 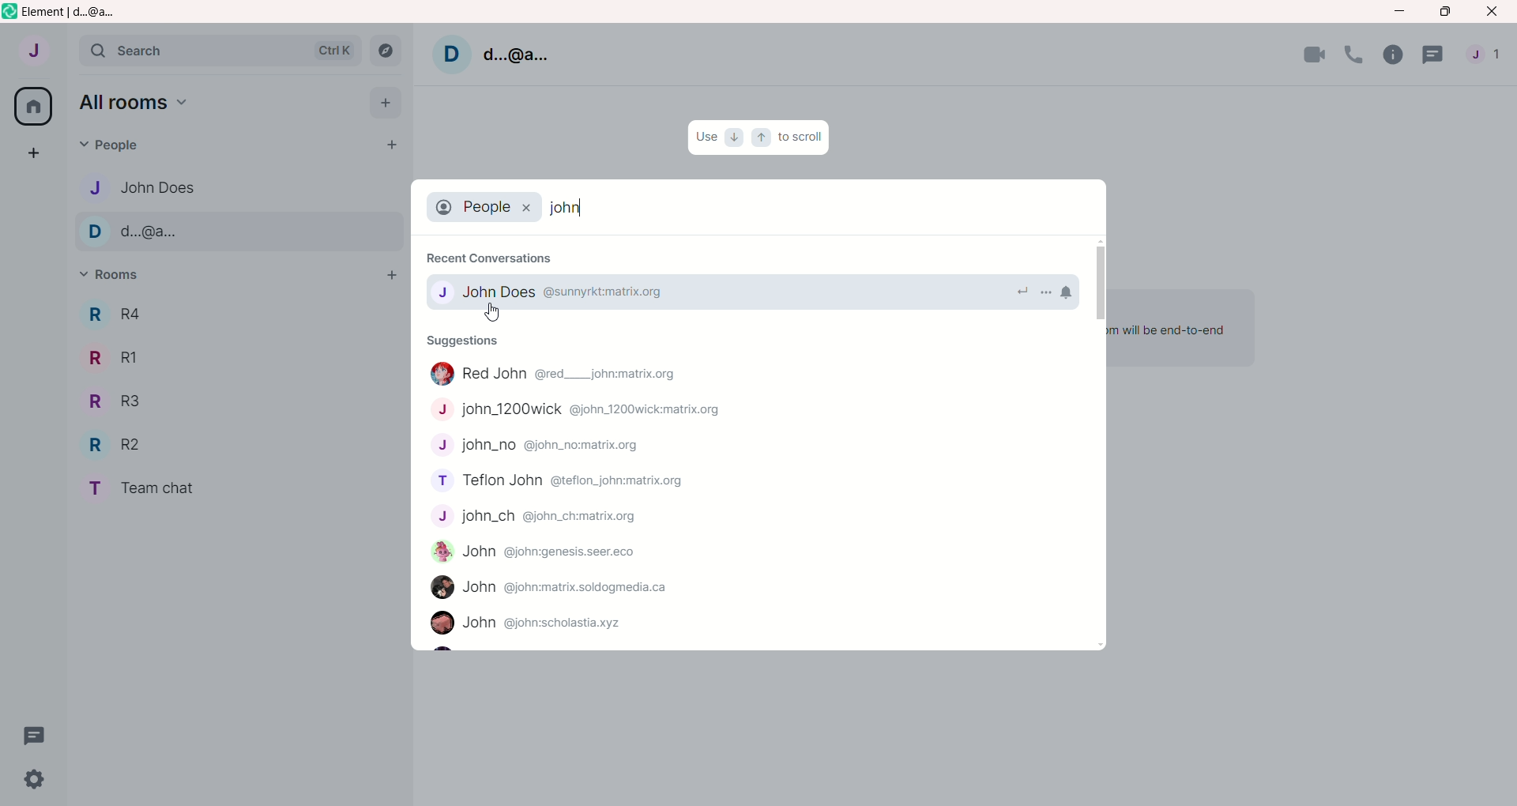 I want to click on people, so click(x=108, y=147).